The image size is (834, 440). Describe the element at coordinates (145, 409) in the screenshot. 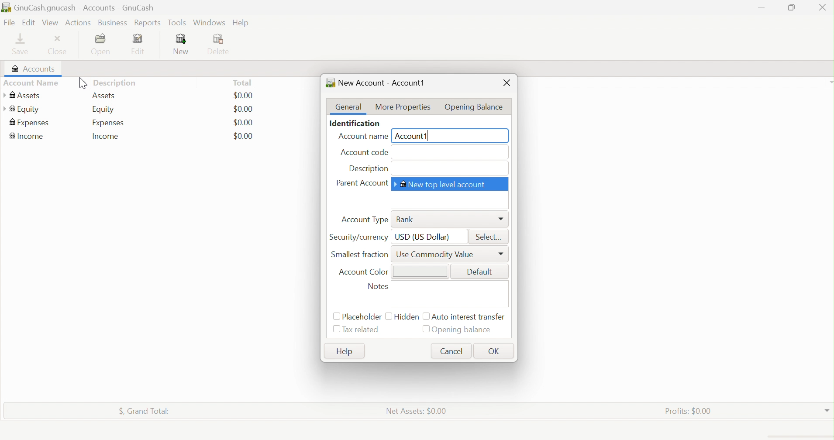

I see `$, Grand Total` at that location.